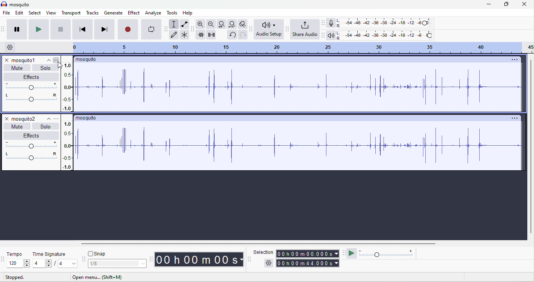  Describe the element at coordinates (167, 29) in the screenshot. I see `audacity tools tool bar` at that location.